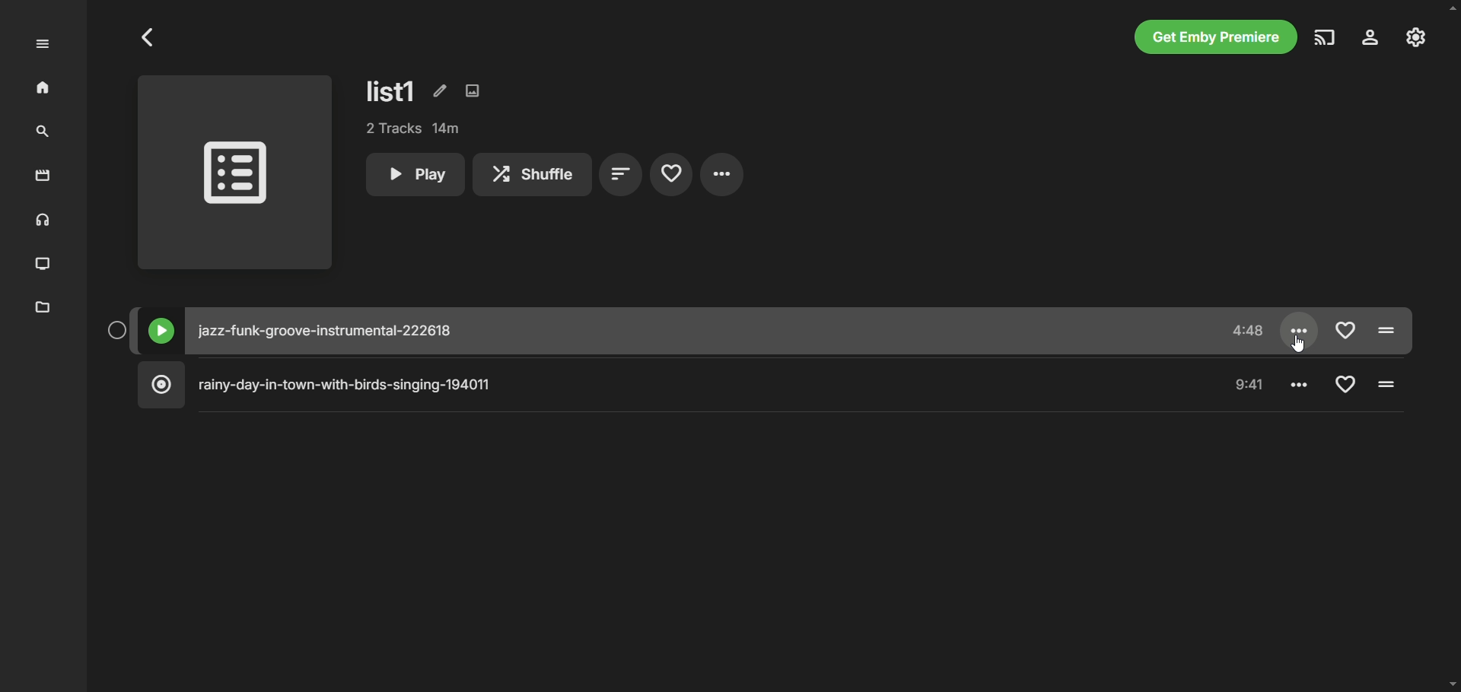 This screenshot has height=692, width=1461. What do you see at coordinates (1299, 385) in the screenshot?
I see `Settings` at bounding box center [1299, 385].